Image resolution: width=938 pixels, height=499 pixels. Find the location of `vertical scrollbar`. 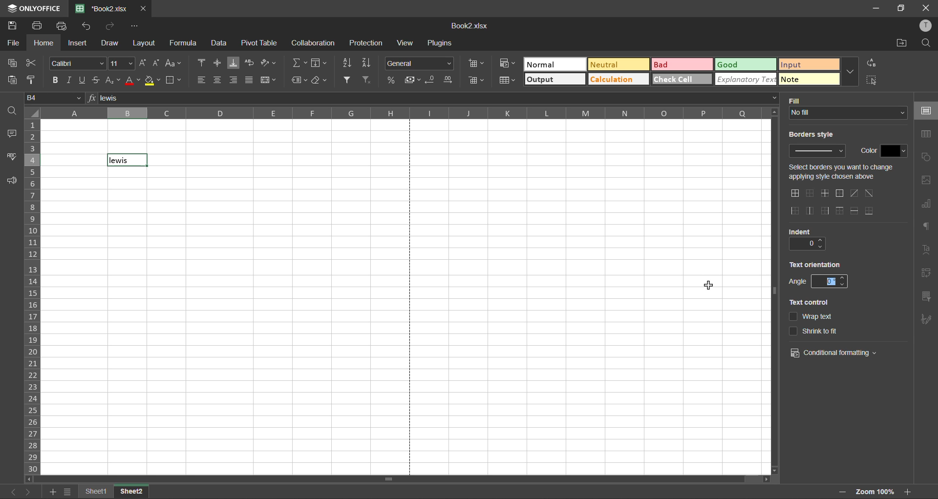

vertical scrollbar is located at coordinates (771, 291).